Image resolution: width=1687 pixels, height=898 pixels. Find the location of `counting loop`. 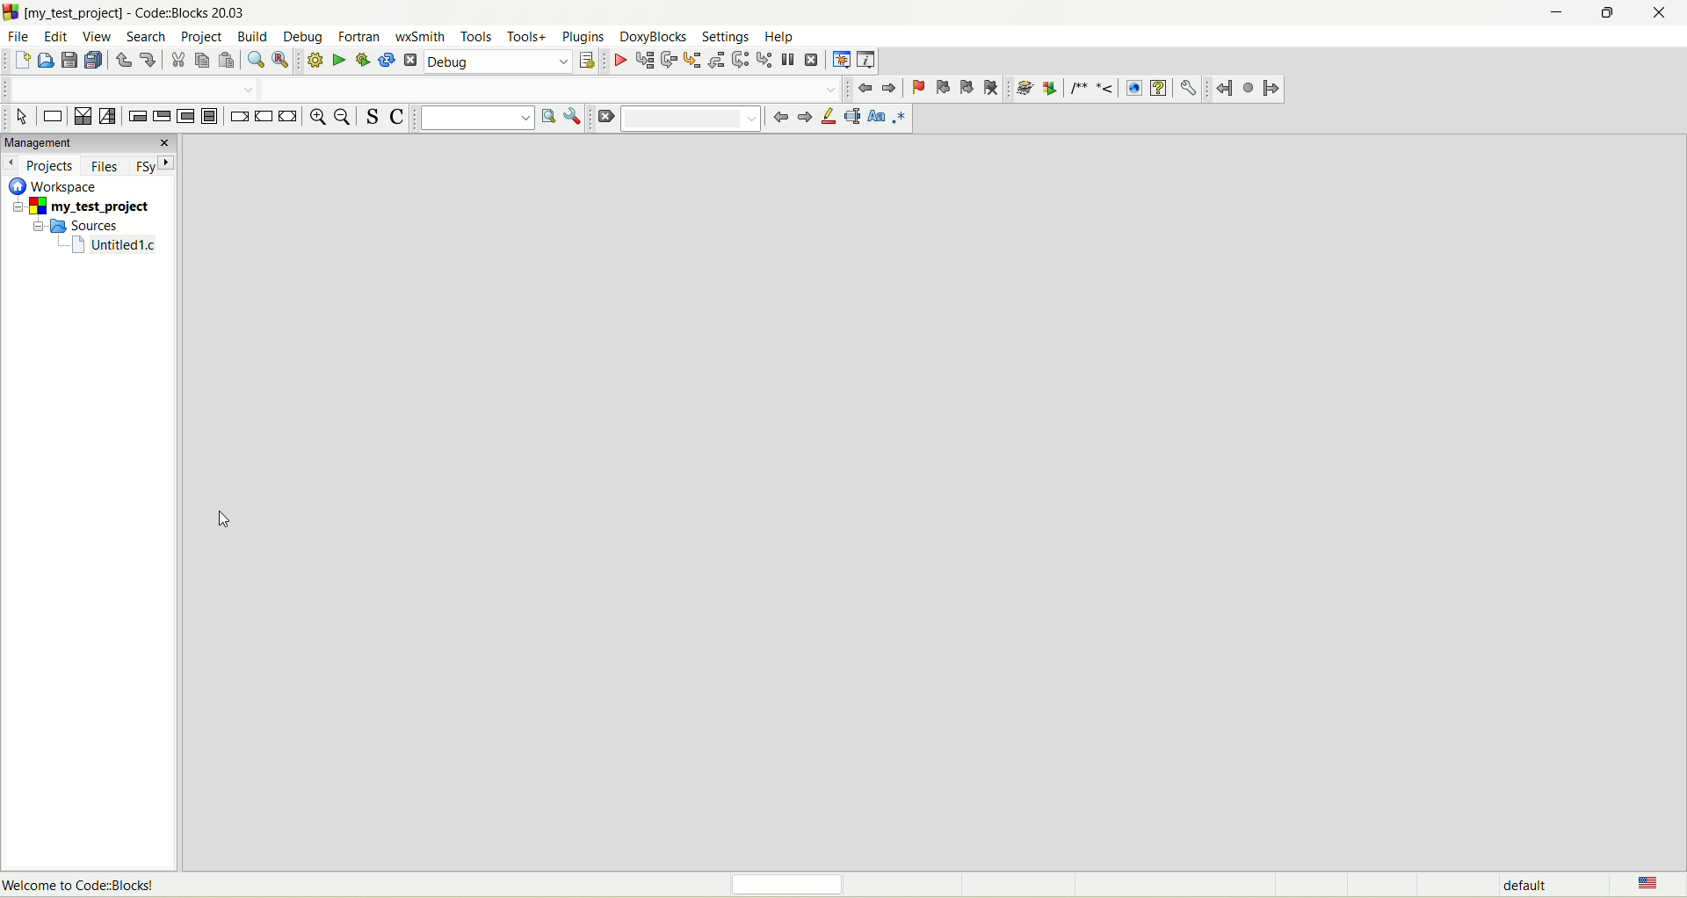

counting loop is located at coordinates (188, 117).